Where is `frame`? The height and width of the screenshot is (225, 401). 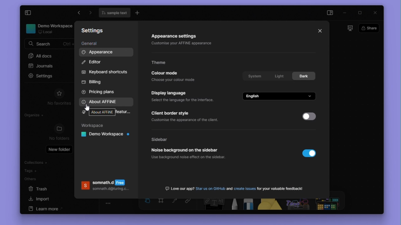 frame is located at coordinates (161, 204).